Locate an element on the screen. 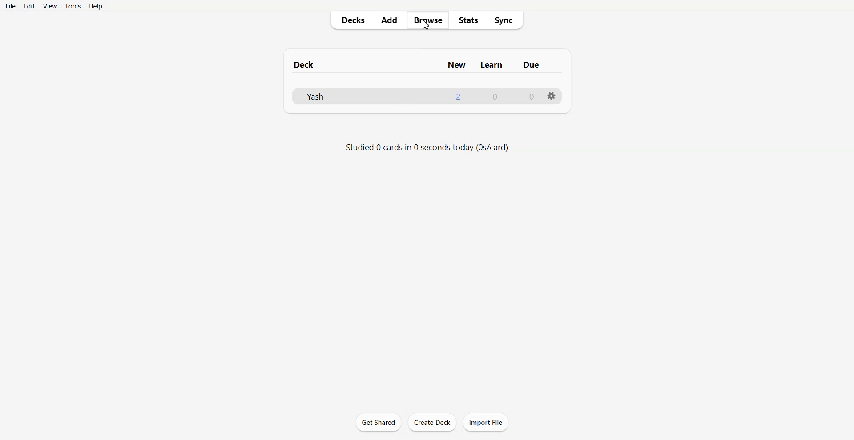 The width and height of the screenshot is (854, 440). View is located at coordinates (49, 6).